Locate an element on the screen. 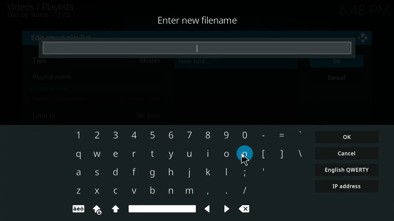  ok is located at coordinates (338, 64).